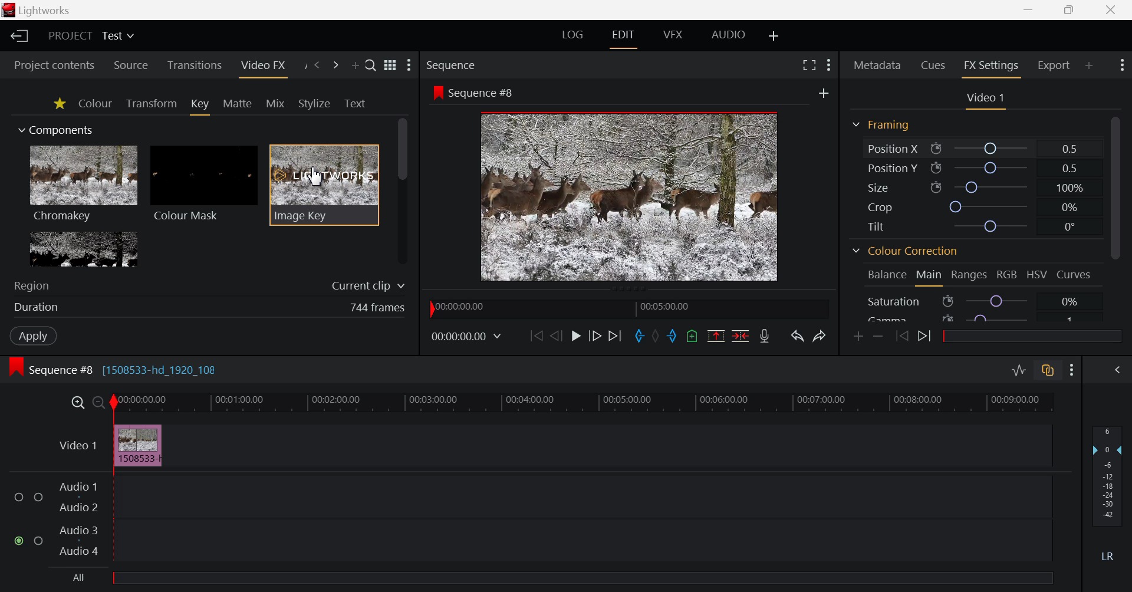 The width and height of the screenshot is (1132, 592). I want to click on crop, so click(989, 208).